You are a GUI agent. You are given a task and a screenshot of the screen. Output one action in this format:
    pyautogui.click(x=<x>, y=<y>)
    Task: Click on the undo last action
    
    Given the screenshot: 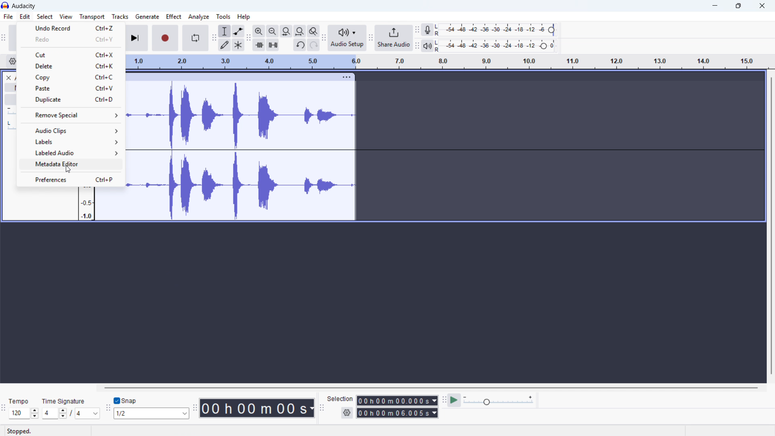 What is the action you would take?
    pyautogui.click(x=71, y=28)
    